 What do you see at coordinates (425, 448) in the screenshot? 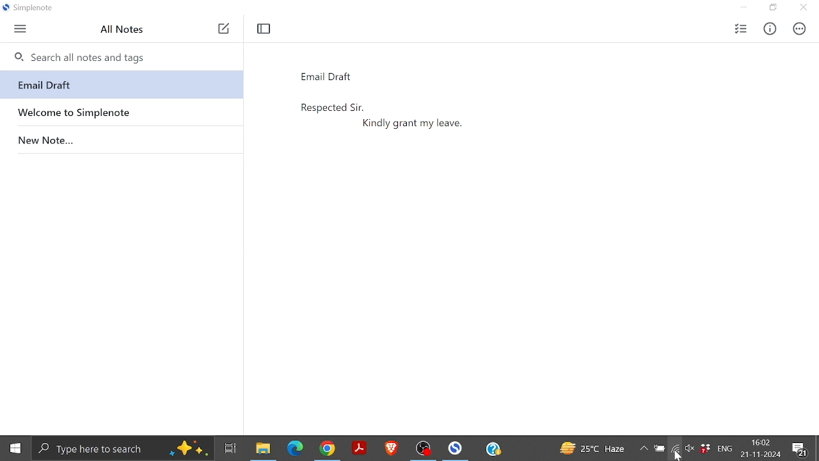
I see `OBS studio` at bounding box center [425, 448].